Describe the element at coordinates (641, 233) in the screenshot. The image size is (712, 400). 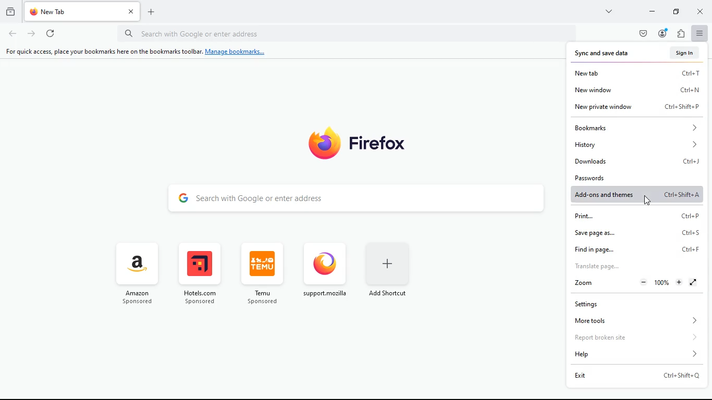
I see `save page as   ctrl+s` at that location.